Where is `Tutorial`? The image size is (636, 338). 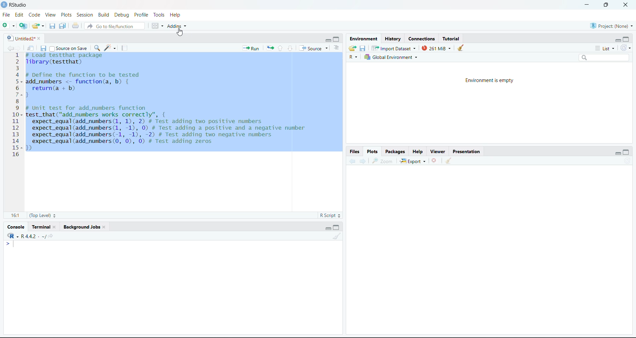 Tutorial is located at coordinates (452, 38).